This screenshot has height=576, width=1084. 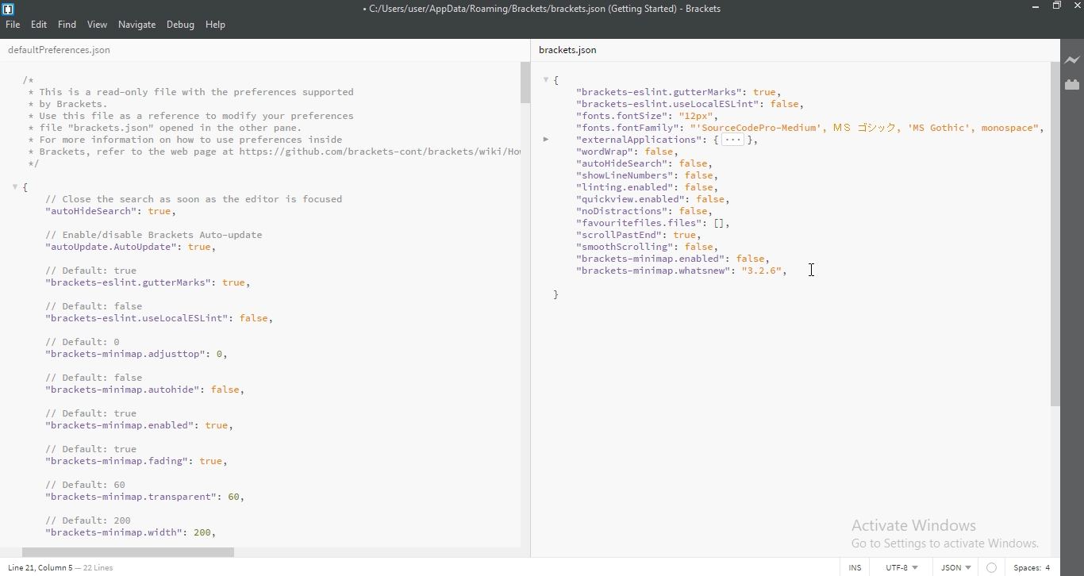 What do you see at coordinates (67, 24) in the screenshot?
I see `Find` at bounding box center [67, 24].